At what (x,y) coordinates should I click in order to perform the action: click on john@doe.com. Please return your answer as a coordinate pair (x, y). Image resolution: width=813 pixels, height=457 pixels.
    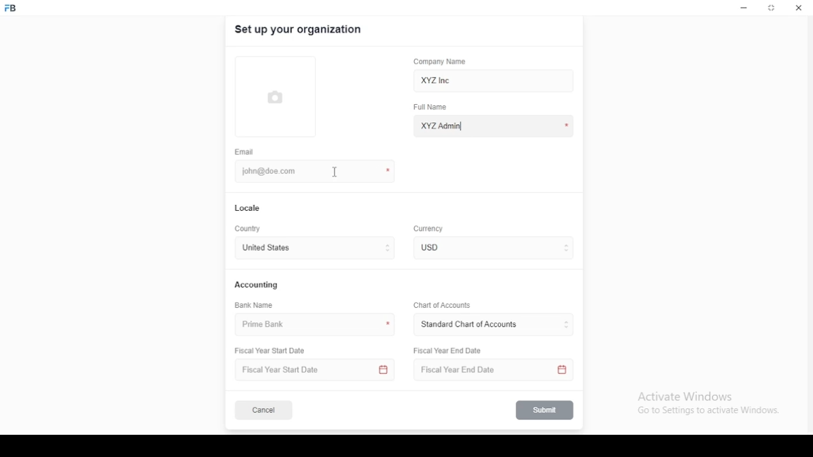
    Looking at the image, I should click on (308, 170).